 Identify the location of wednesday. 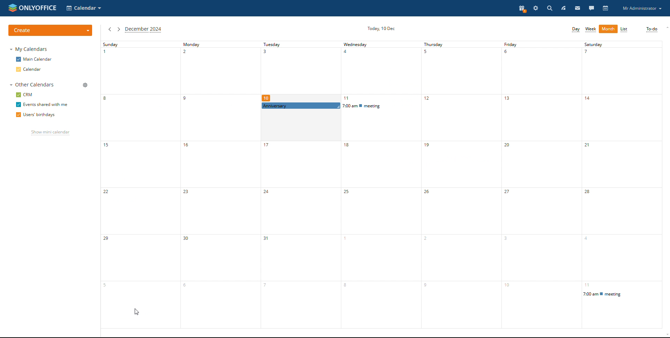
(381, 185).